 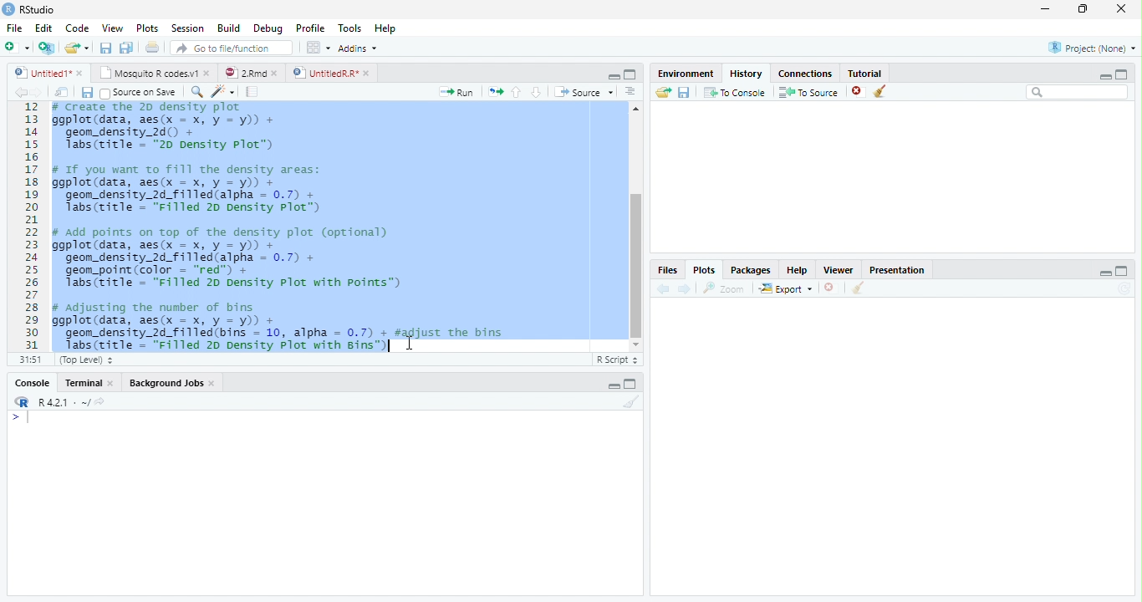 I want to click on minimize, so click(x=1106, y=273).